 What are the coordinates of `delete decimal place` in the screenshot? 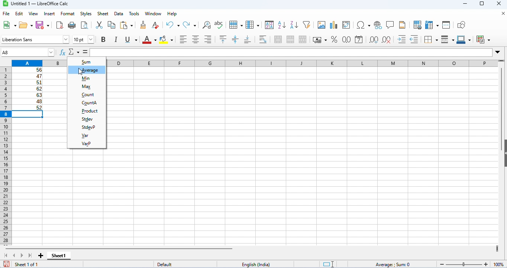 It's located at (386, 40).